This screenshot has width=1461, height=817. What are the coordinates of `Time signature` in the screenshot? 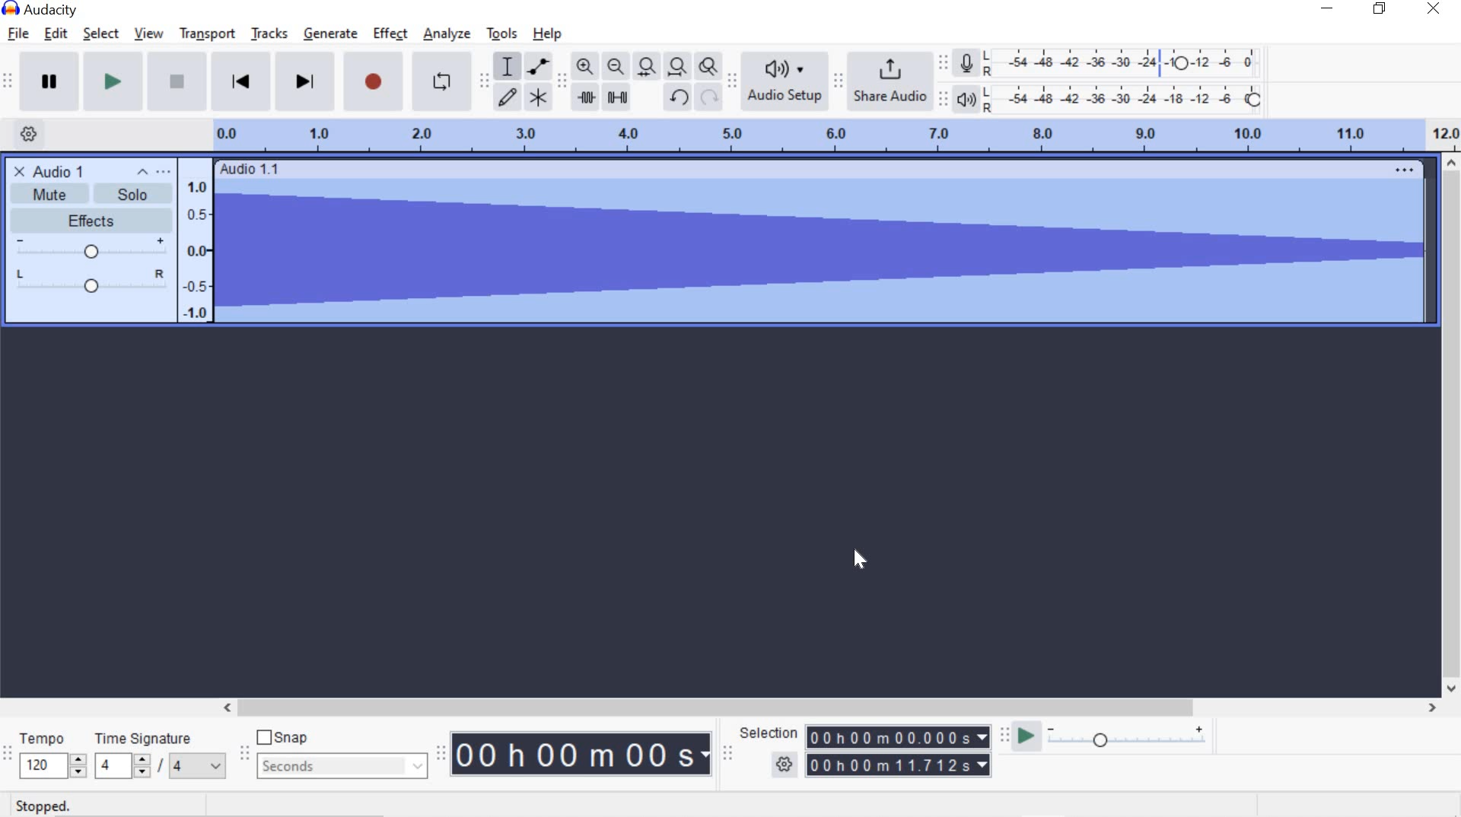 It's located at (157, 753).